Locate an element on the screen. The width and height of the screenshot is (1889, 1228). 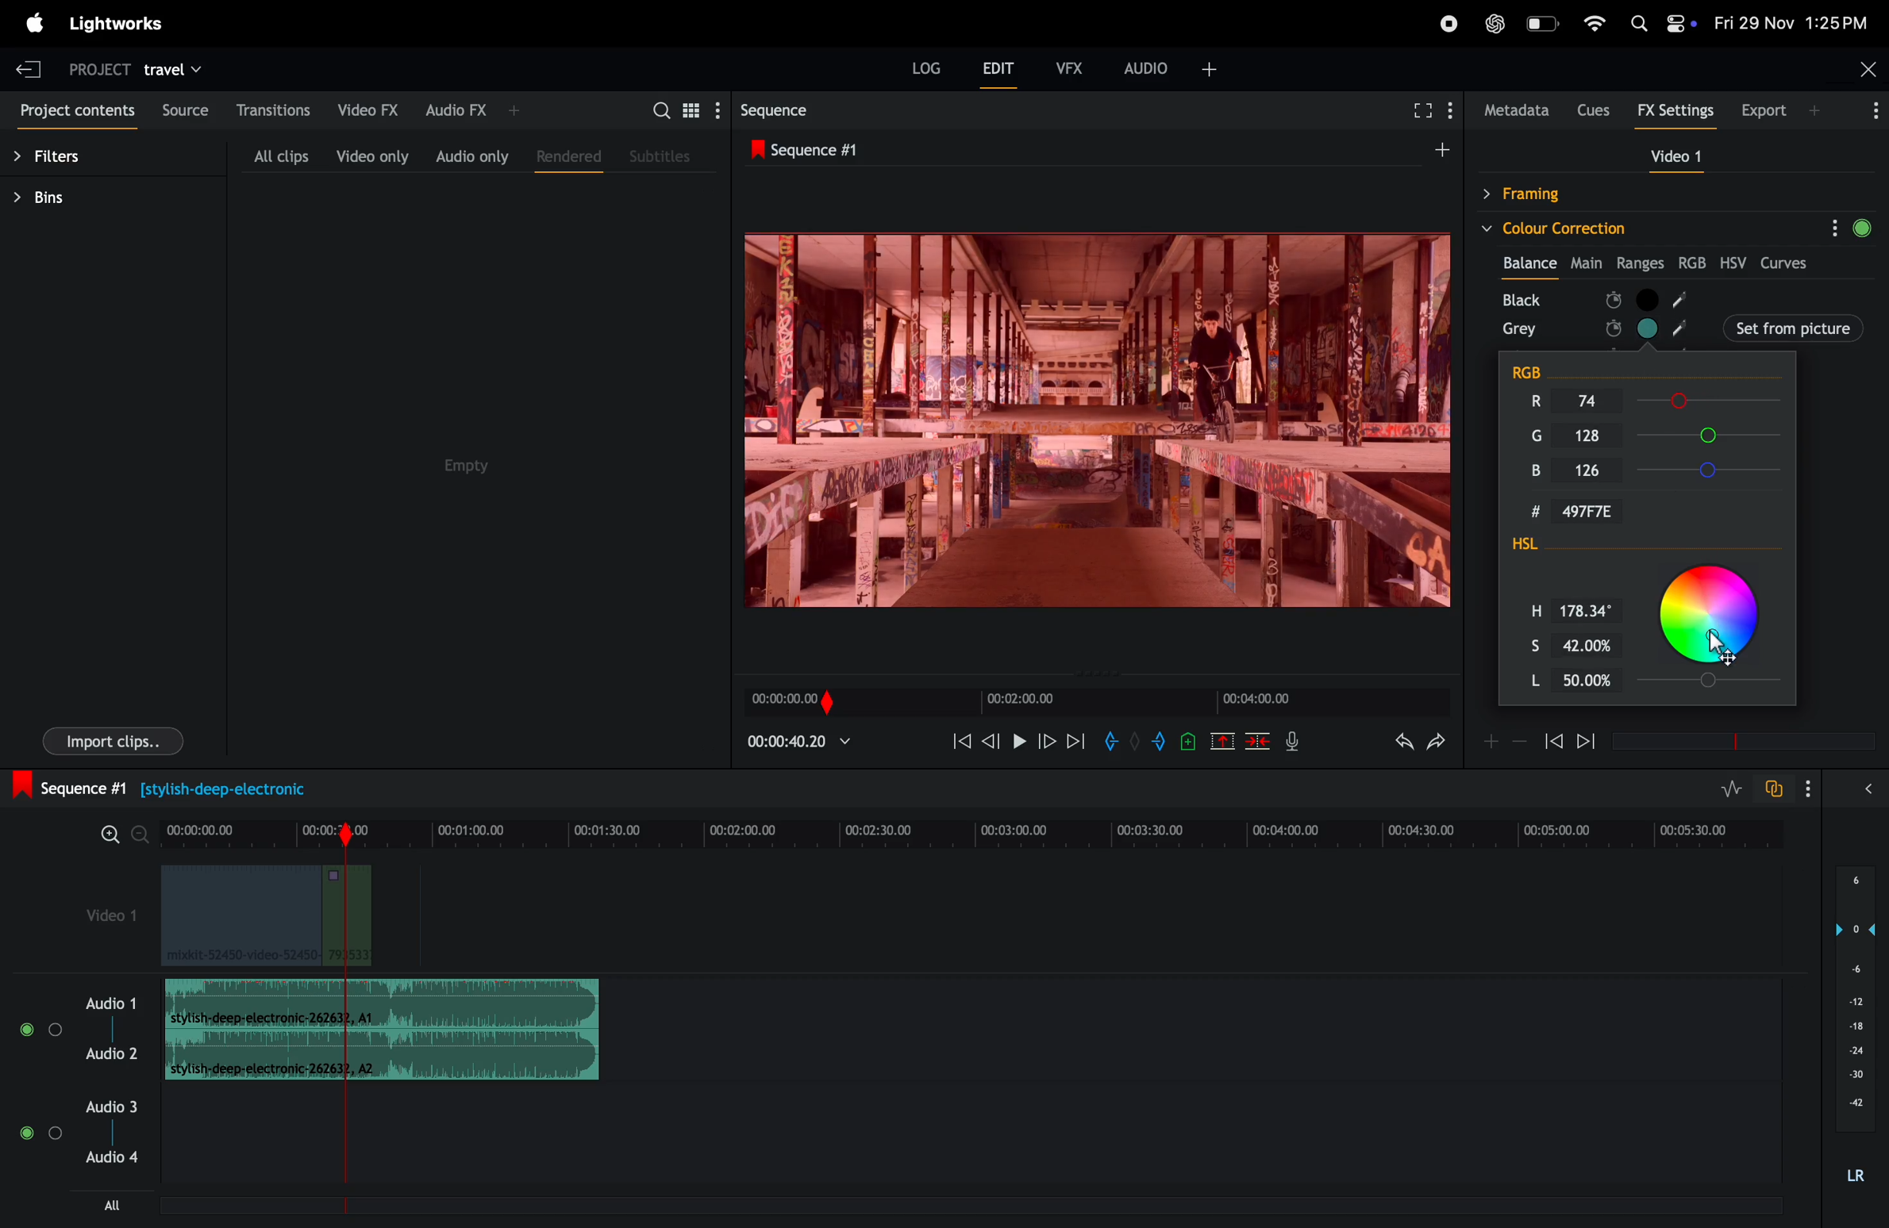
green circle is located at coordinates (1868, 230).